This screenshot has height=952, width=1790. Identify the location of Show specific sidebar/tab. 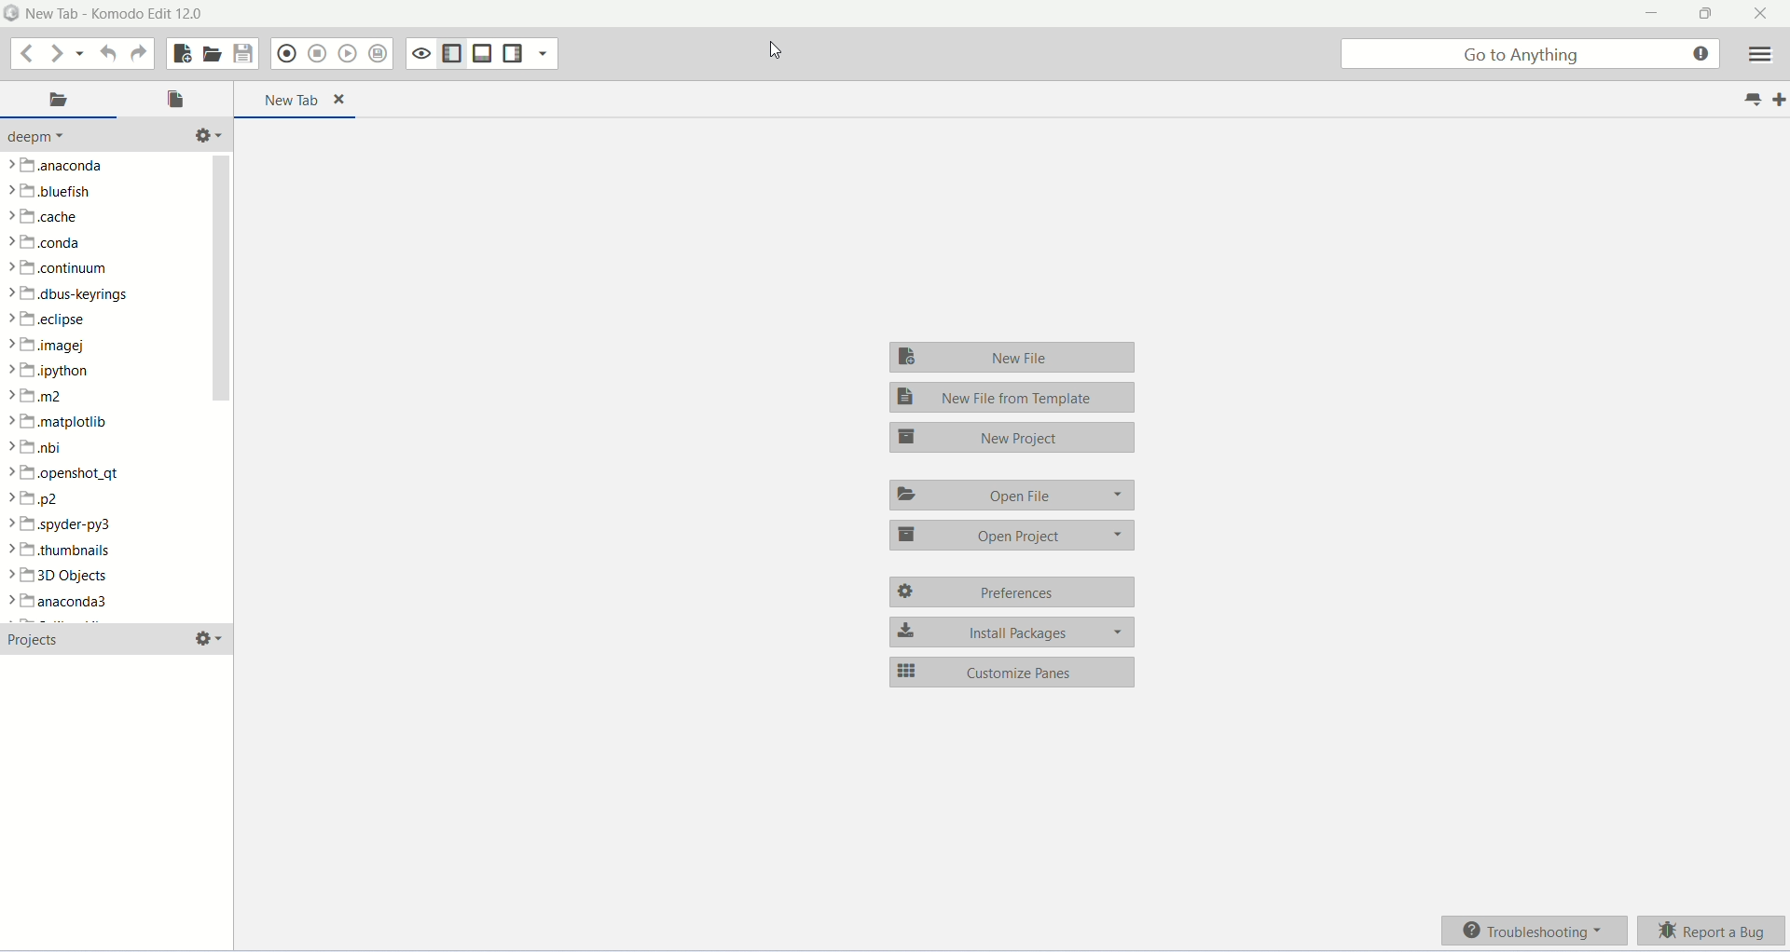
(544, 51).